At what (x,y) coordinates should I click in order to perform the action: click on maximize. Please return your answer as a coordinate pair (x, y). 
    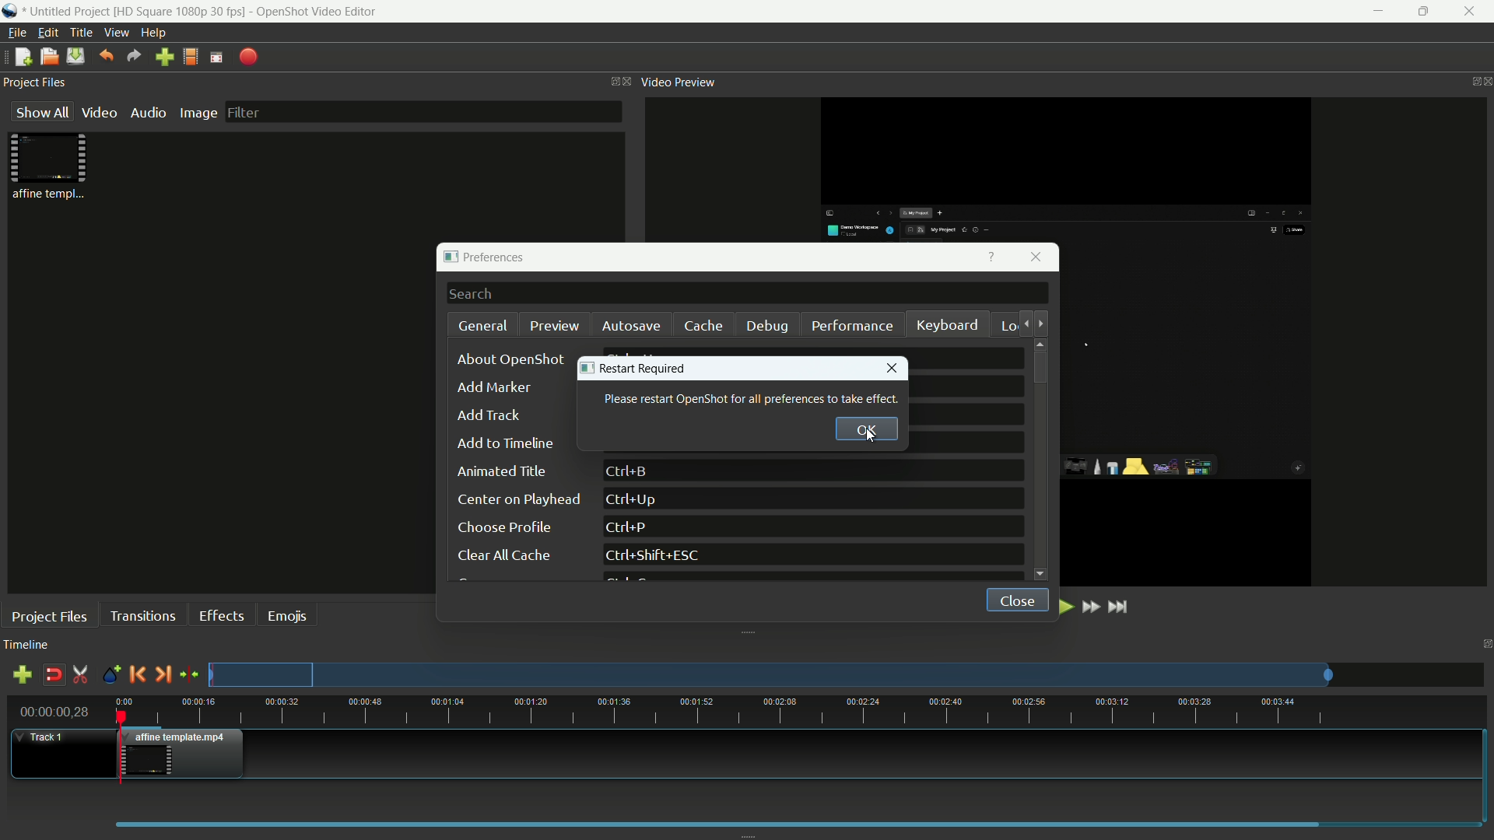
    Looking at the image, I should click on (1423, 12).